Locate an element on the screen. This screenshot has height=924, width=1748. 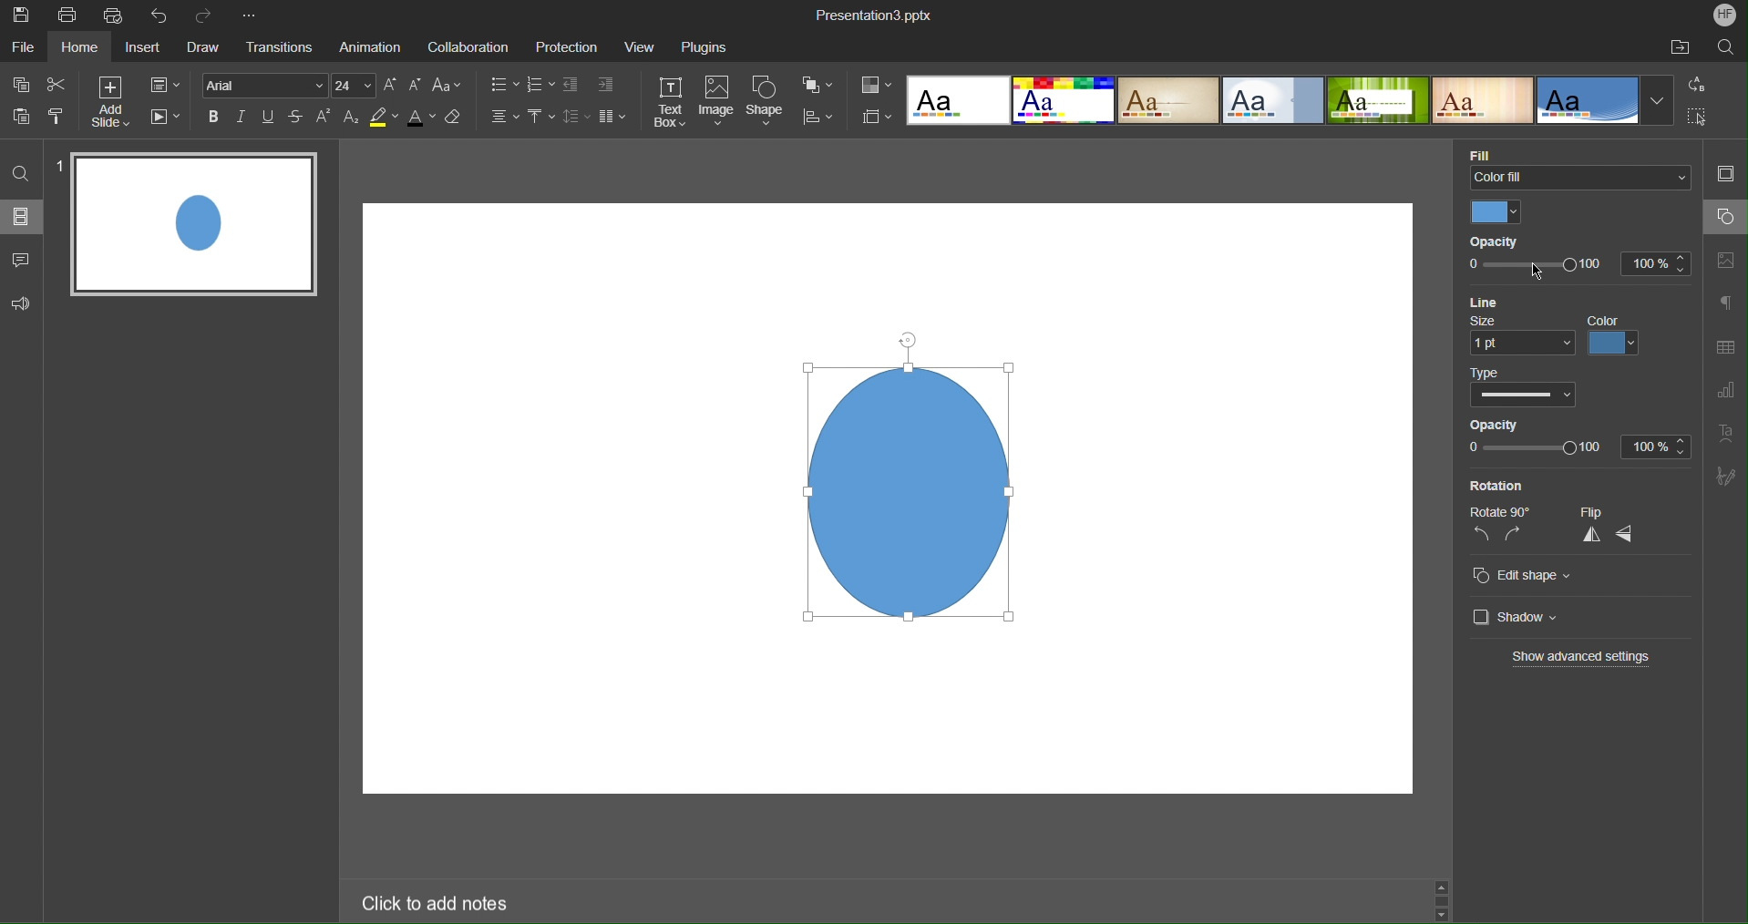
Cursor is located at coordinates (1539, 272).